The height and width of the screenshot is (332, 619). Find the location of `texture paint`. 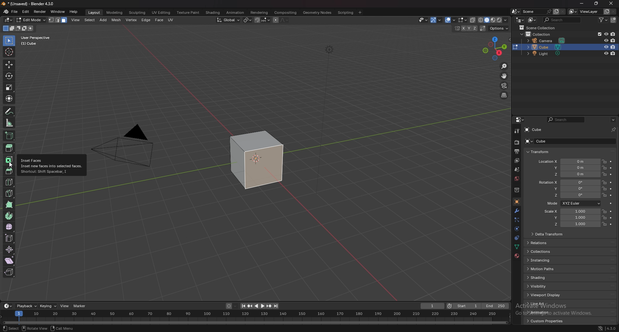

texture paint is located at coordinates (189, 13).